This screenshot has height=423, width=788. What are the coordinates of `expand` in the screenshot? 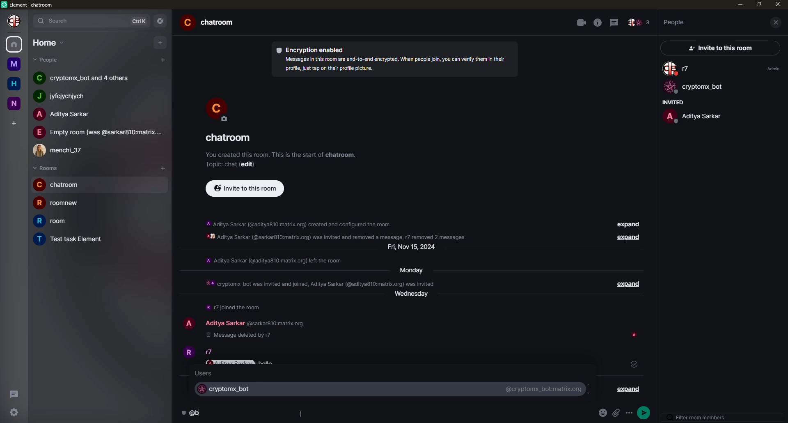 It's located at (624, 225).